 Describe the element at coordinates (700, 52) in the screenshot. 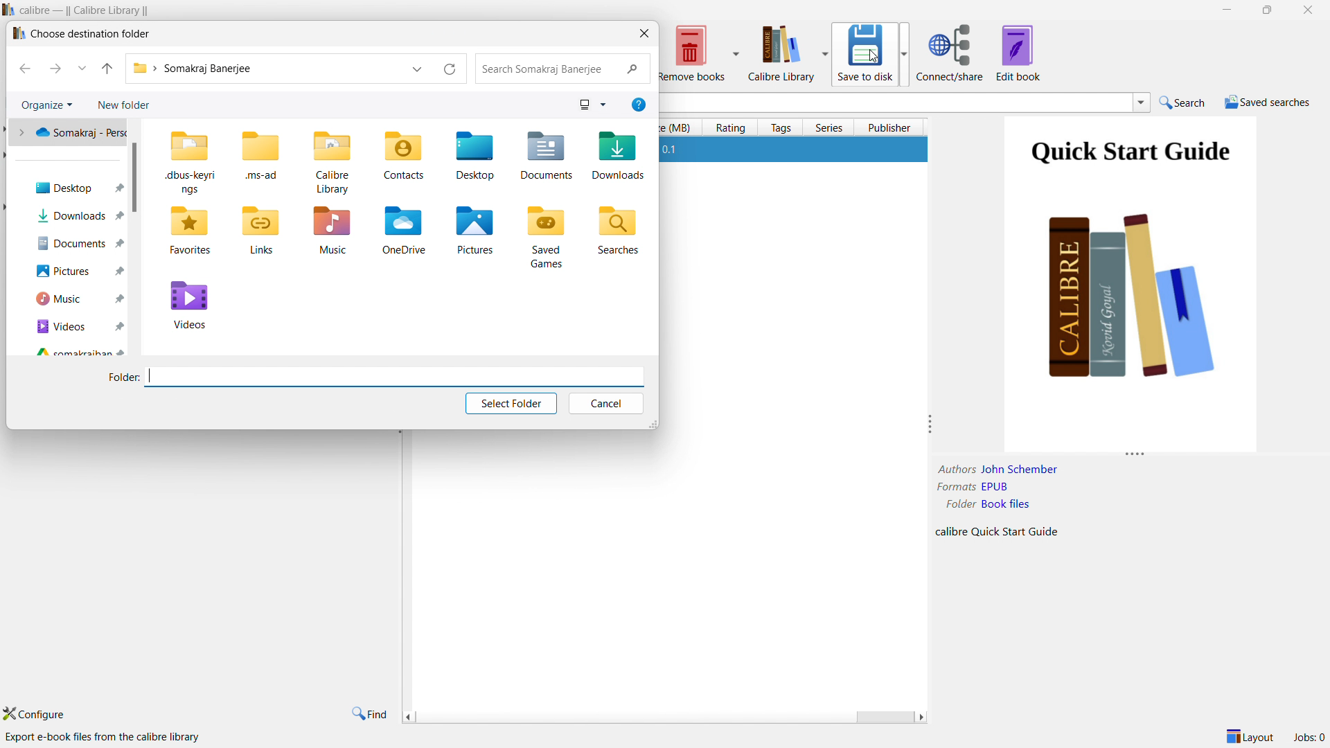

I see `remove books` at that location.